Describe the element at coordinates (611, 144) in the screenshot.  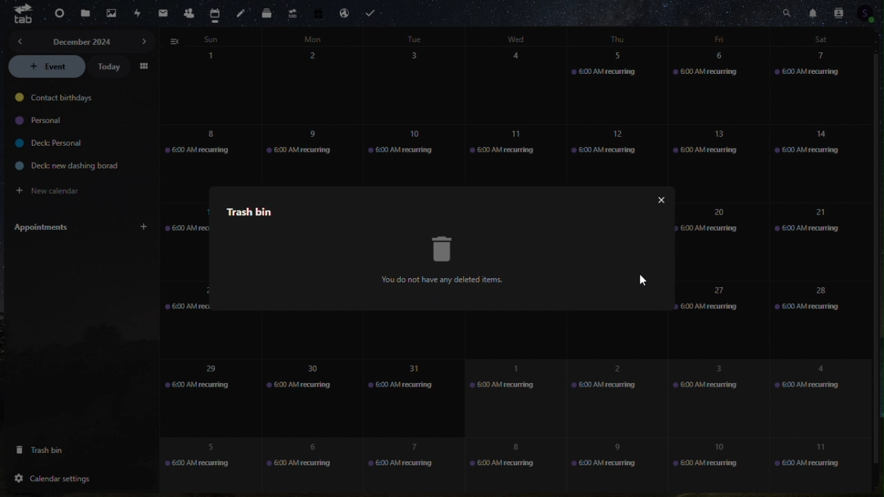
I see `12` at that location.